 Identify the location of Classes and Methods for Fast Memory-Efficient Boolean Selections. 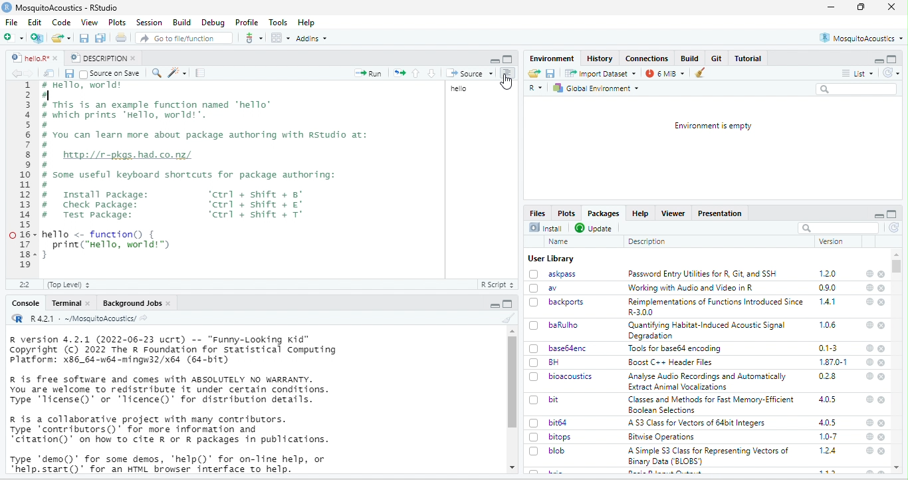
(711, 404).